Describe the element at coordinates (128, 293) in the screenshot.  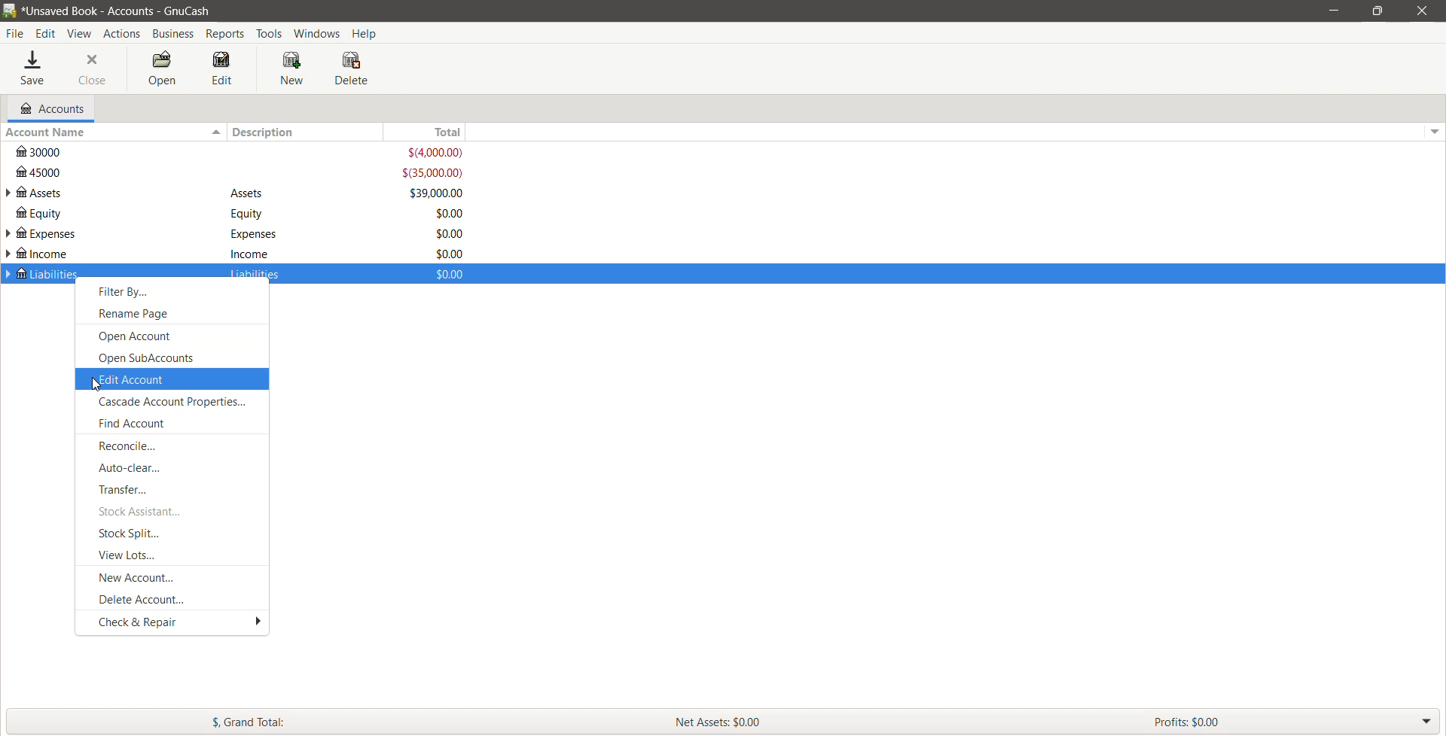
I see `Filter By` at that location.